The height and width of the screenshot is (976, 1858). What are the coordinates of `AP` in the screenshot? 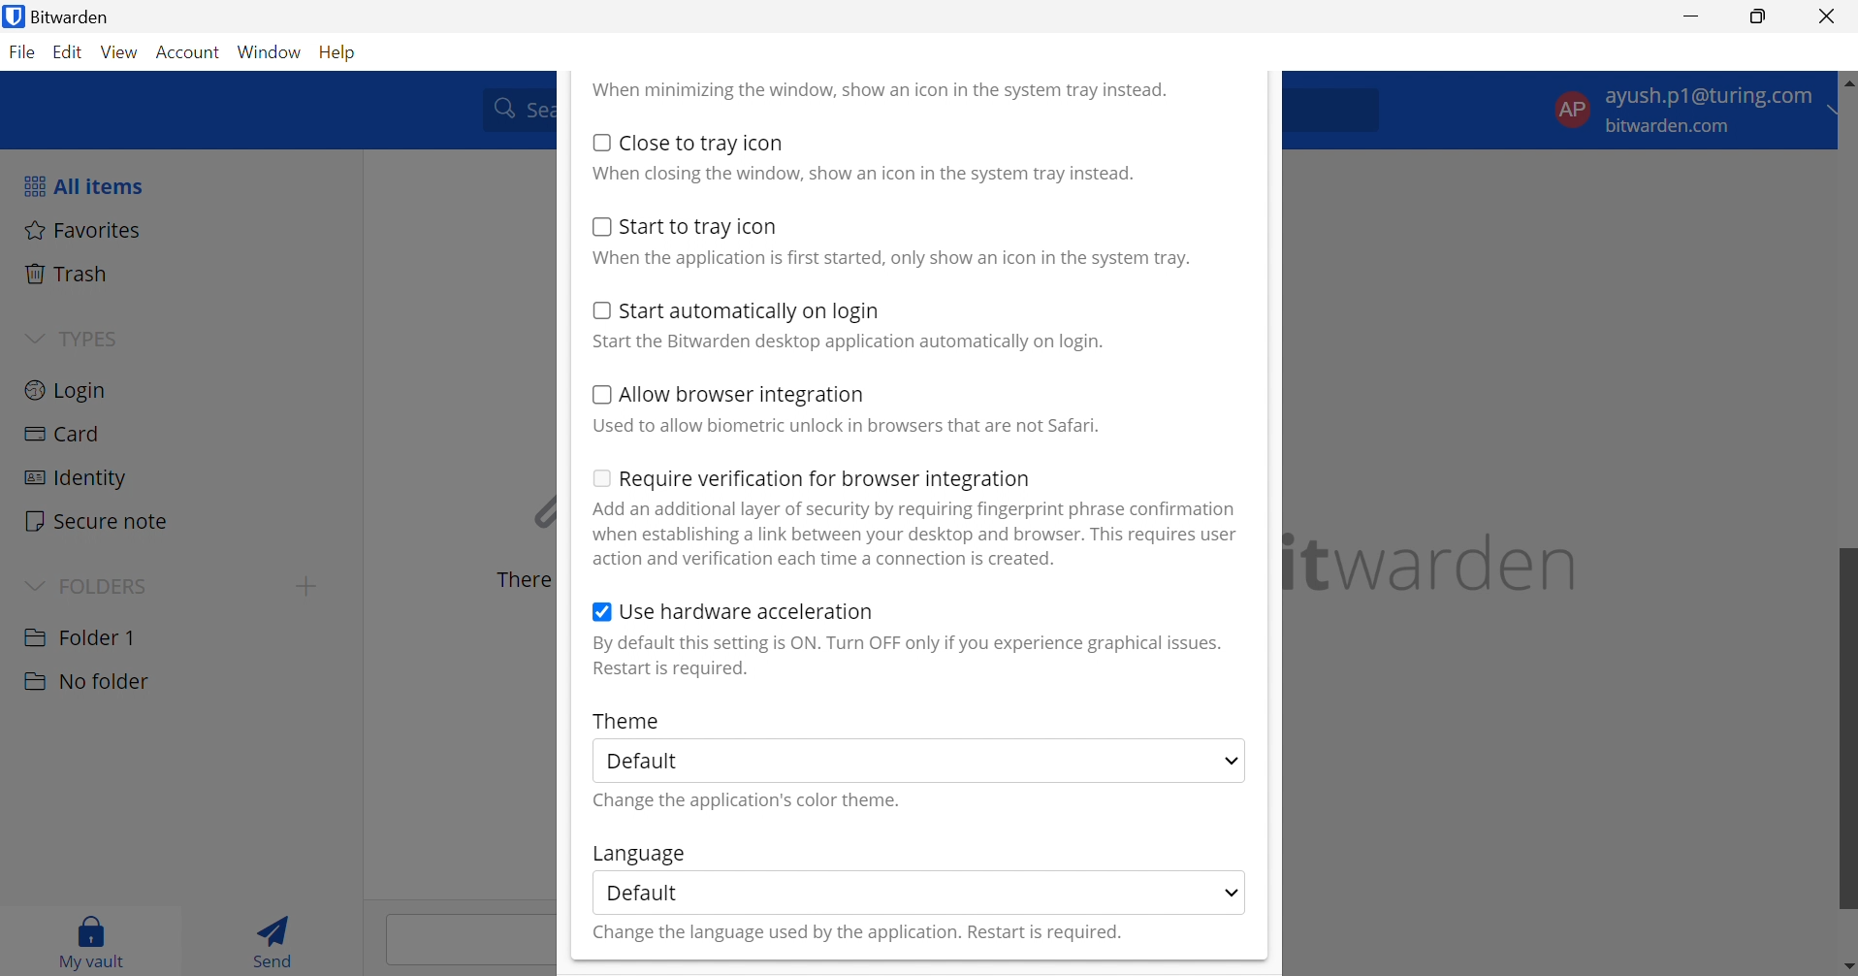 It's located at (1571, 108).